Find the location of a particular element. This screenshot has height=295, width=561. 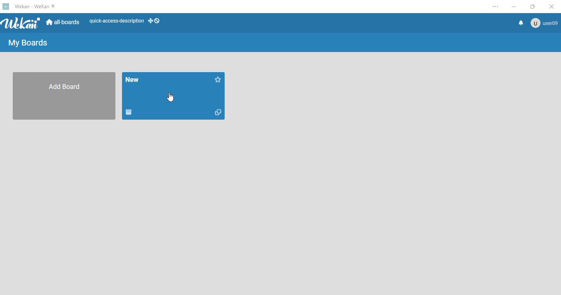

maximize is located at coordinates (533, 7).